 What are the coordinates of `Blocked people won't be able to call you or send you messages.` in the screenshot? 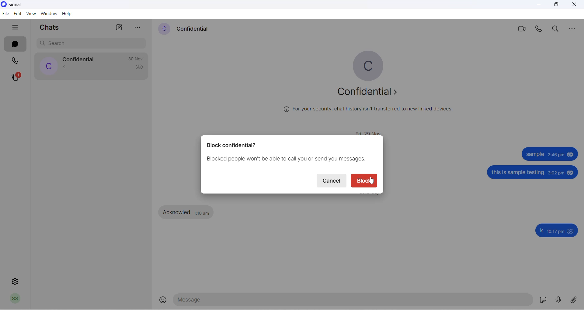 It's located at (286, 159).